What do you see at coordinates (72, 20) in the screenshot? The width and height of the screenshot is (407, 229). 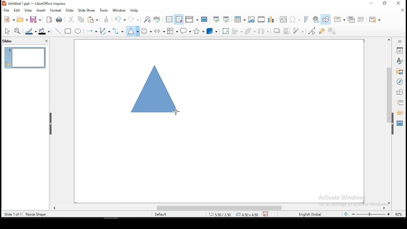 I see `cut` at bounding box center [72, 20].